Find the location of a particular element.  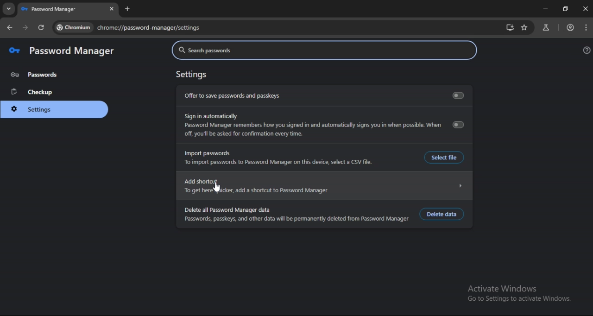

menu is located at coordinates (586, 28).